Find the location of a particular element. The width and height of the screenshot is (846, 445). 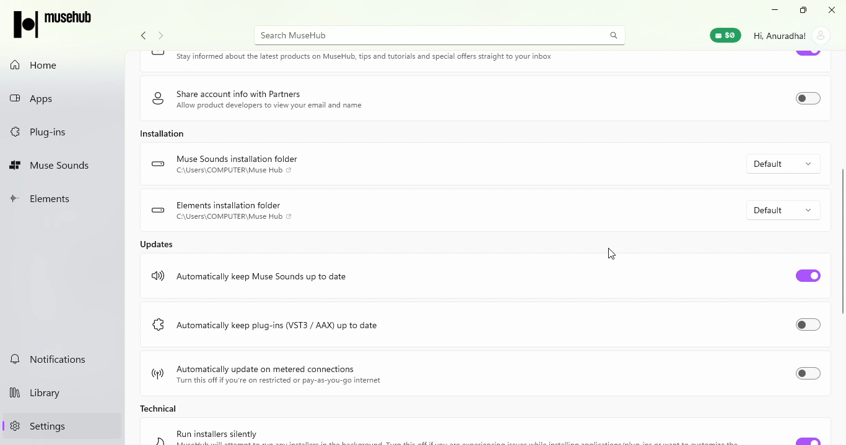

Keep in touch Stay informed about the latest products on MuseHub, tips and tutorials and special offers straight to your inbox is located at coordinates (367, 57).